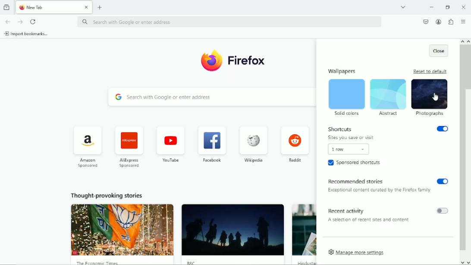 Image resolution: width=471 pixels, height=265 pixels. Describe the element at coordinates (349, 149) in the screenshot. I see `1 row` at that location.